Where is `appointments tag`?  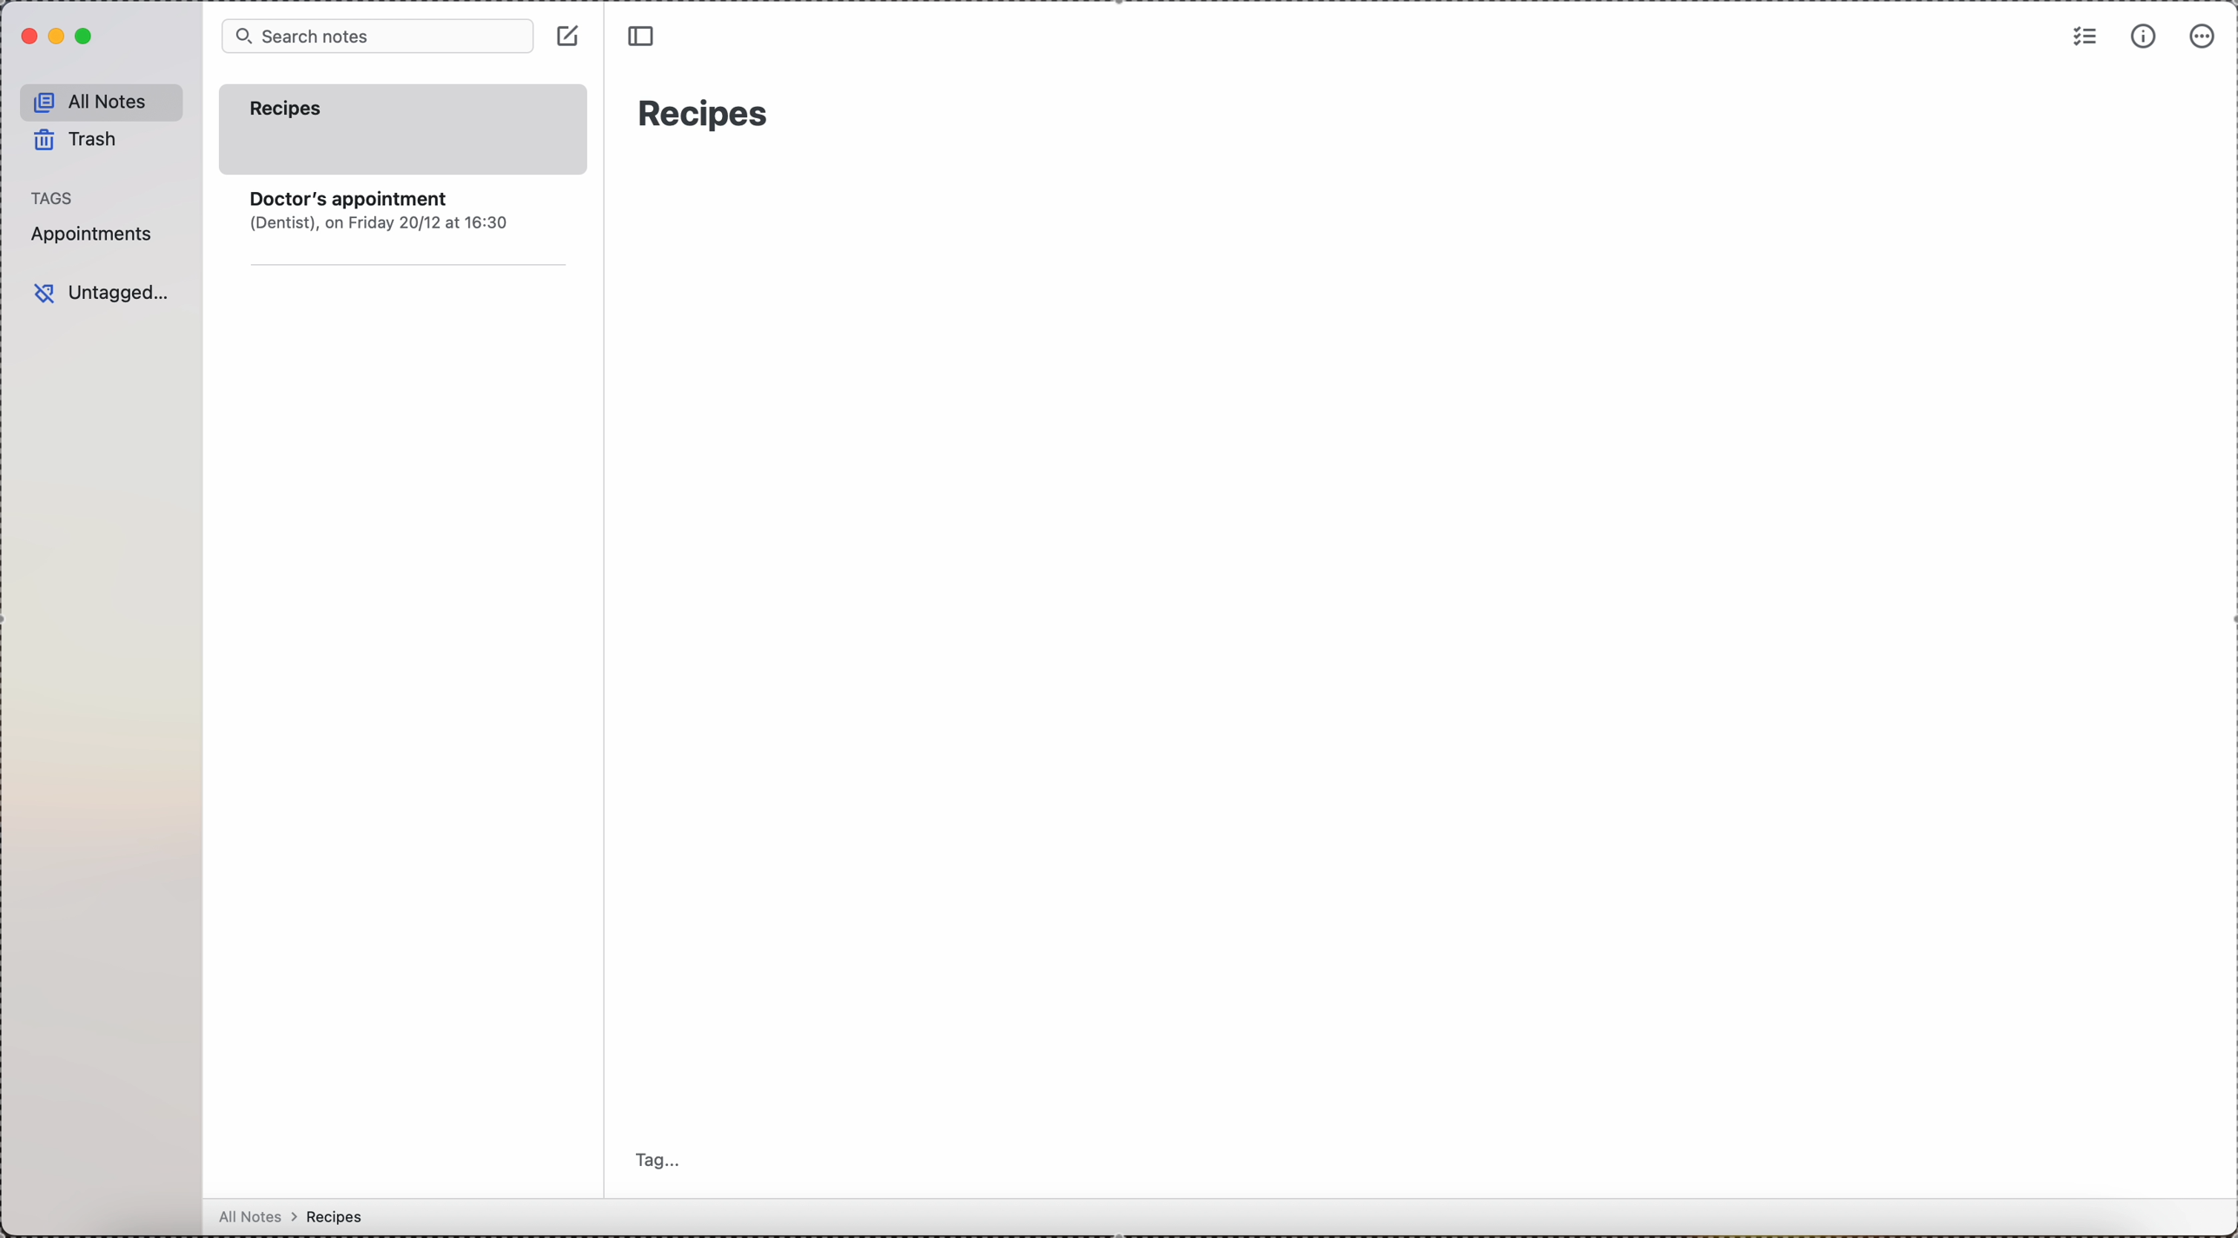 appointments tag is located at coordinates (96, 238).